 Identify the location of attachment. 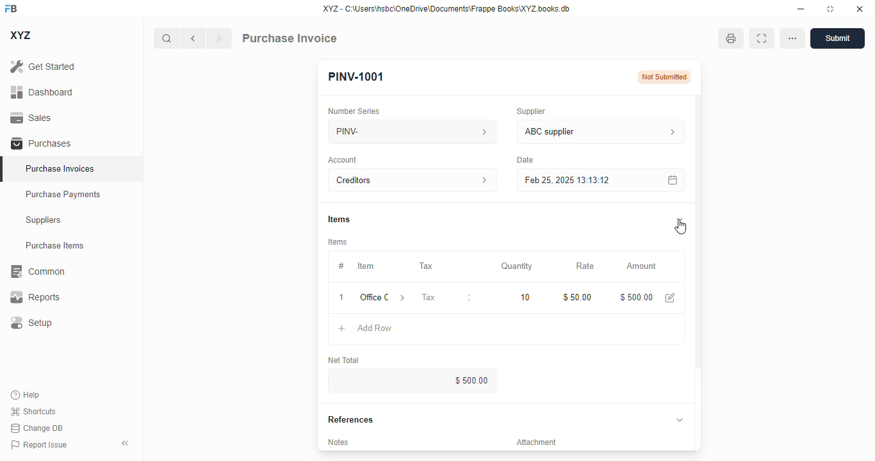
(537, 443).